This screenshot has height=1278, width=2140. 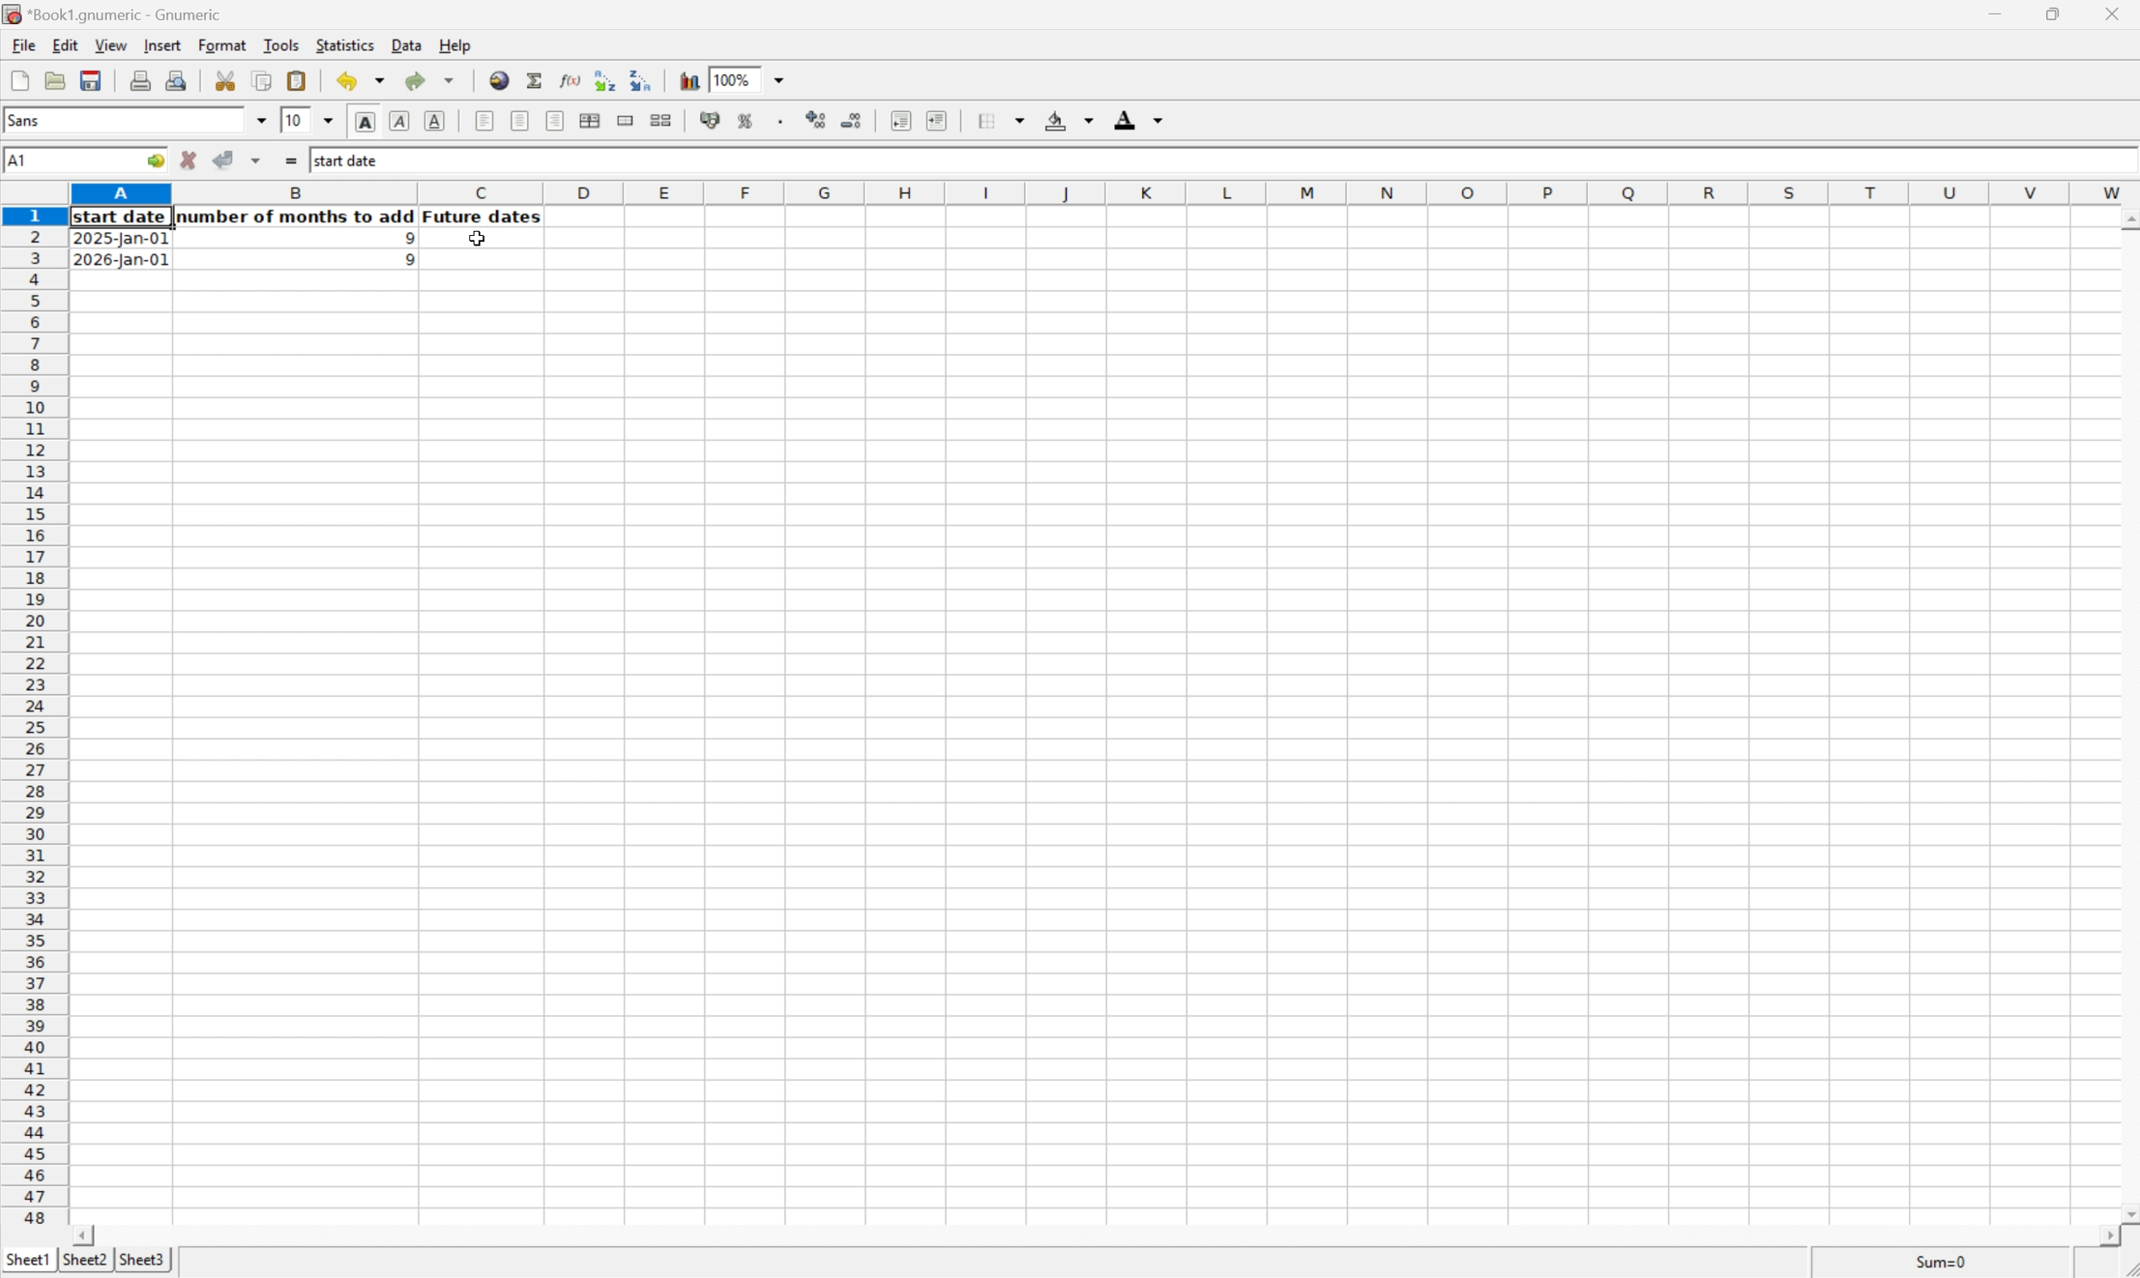 I want to click on Set the format of the selected cells to include a thousands separator, so click(x=781, y=122).